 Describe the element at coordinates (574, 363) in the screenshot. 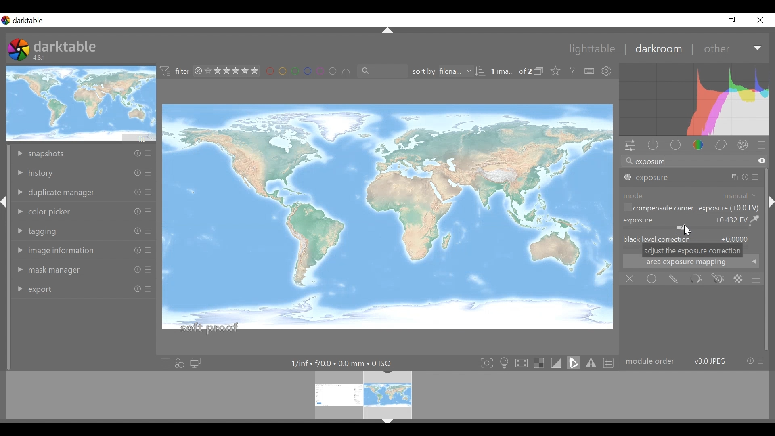

I see `toggle soft-proofing ` at that location.